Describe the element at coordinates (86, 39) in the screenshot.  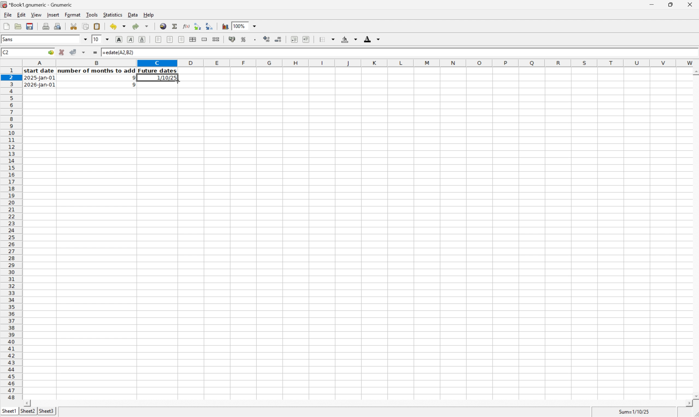
I see `Drop Down` at that location.